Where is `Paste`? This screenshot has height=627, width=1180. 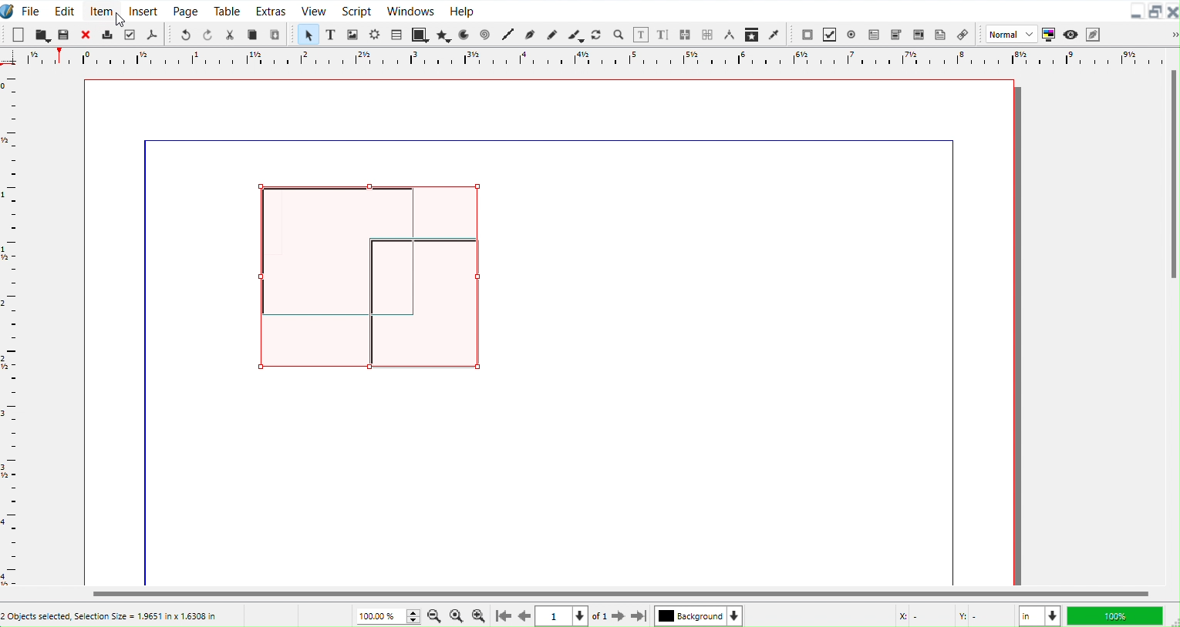 Paste is located at coordinates (276, 34).